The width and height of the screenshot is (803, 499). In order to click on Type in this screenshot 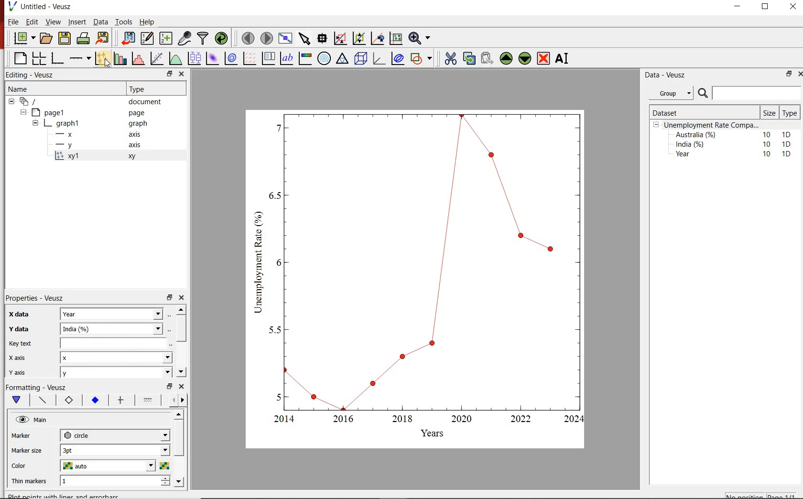, I will do `click(150, 89)`.